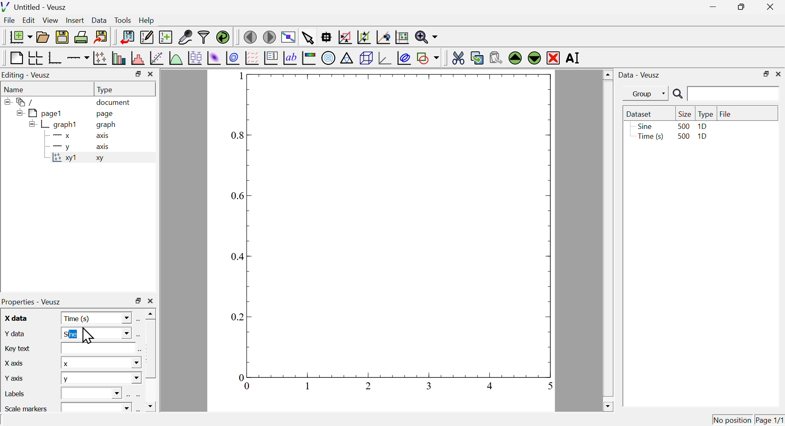 The height and width of the screenshot is (426, 785). Describe the element at coordinates (641, 94) in the screenshot. I see `group` at that location.